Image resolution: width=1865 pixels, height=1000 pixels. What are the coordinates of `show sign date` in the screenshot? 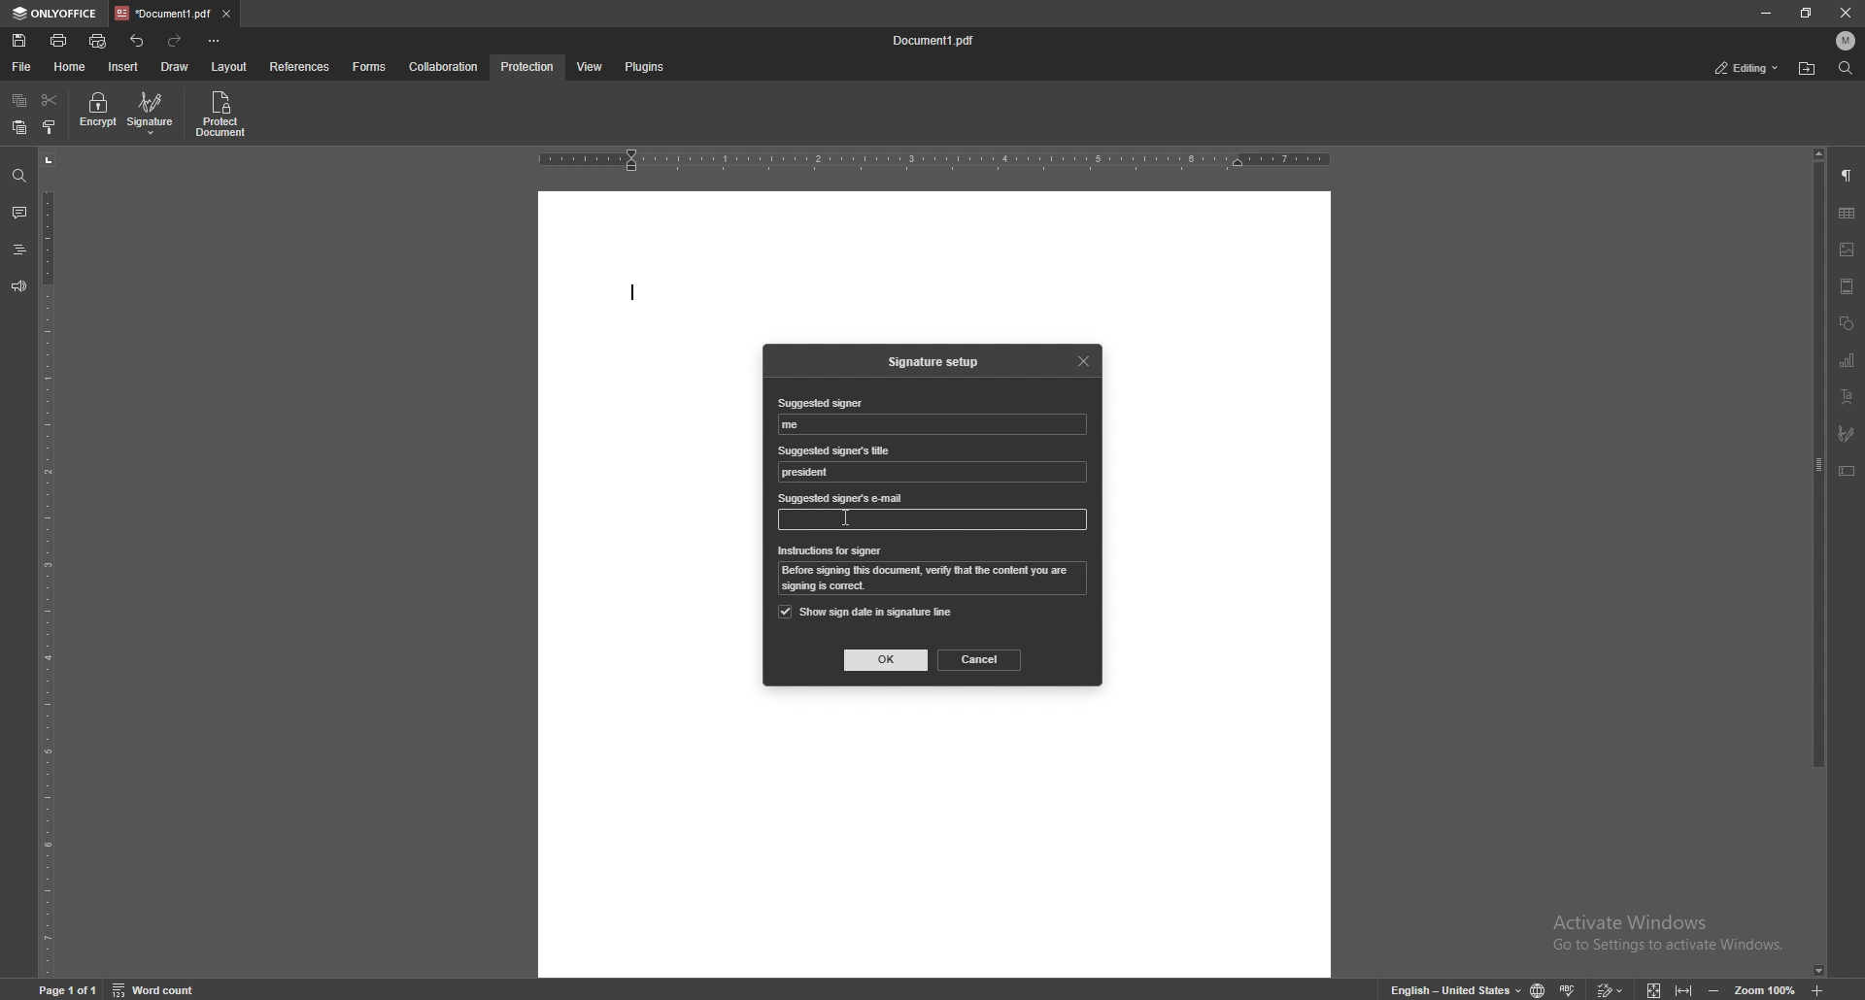 It's located at (866, 612).